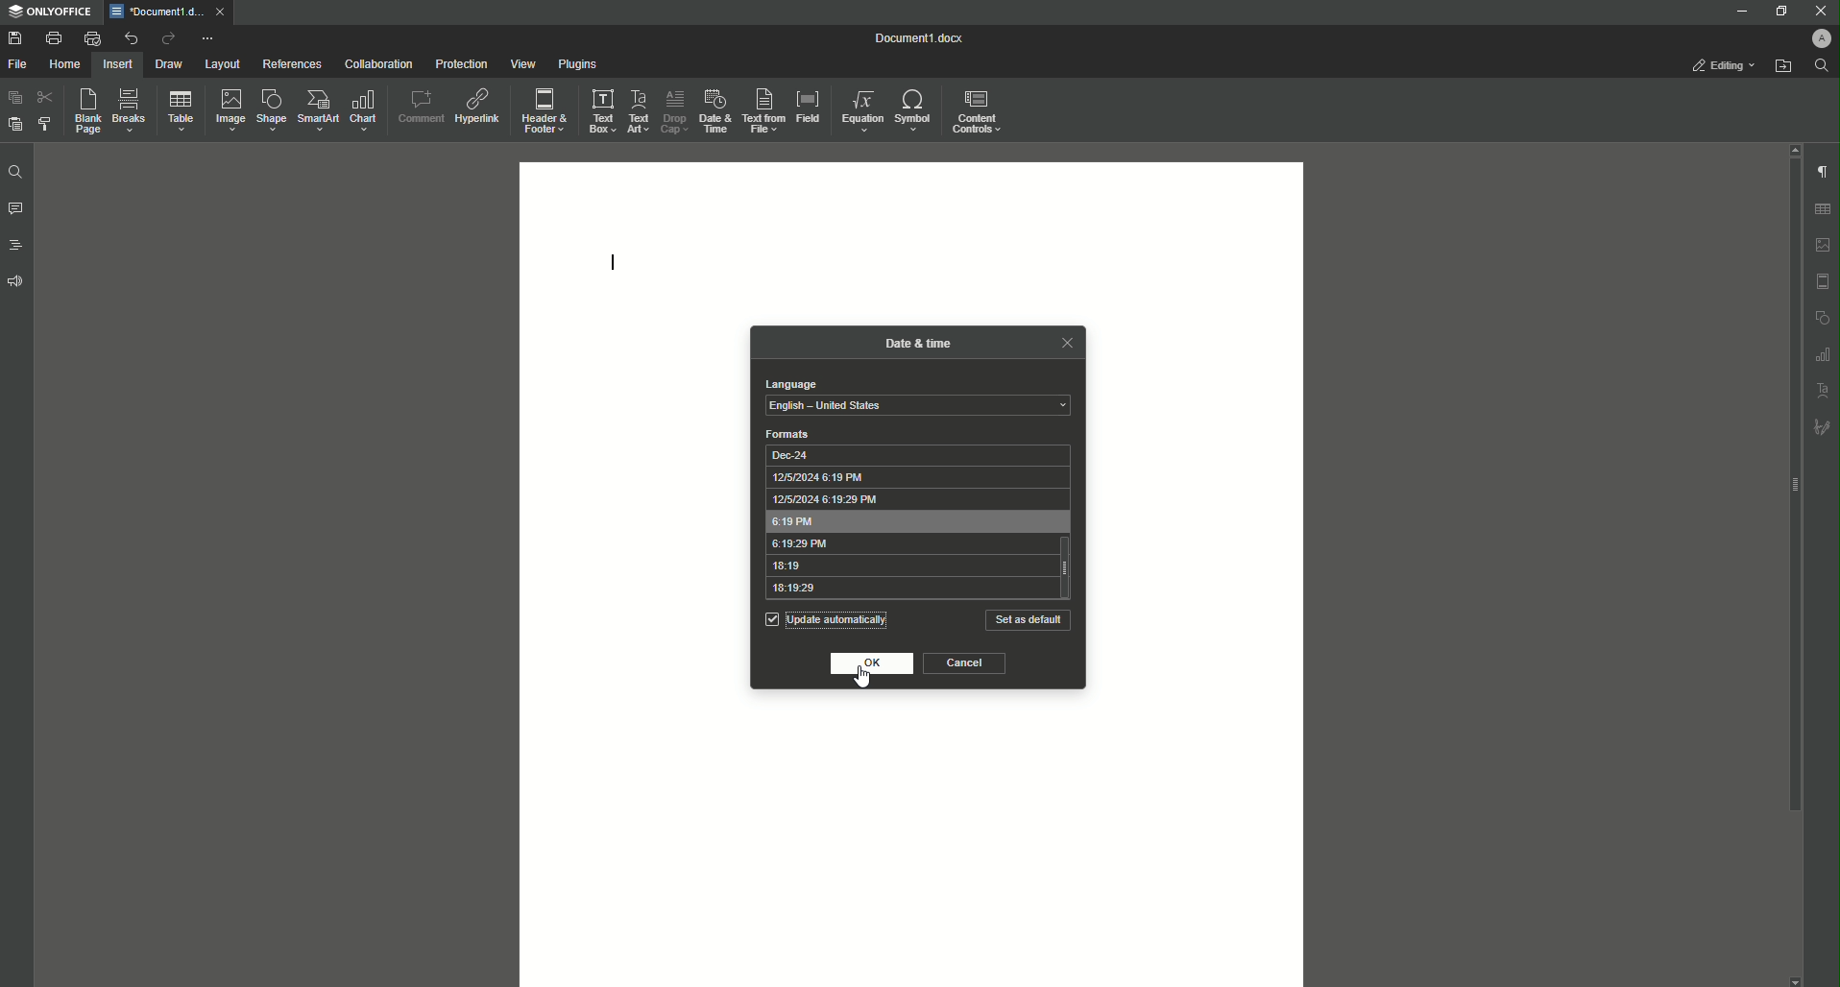 This screenshot has height=987, width=1840. Describe the element at coordinates (14, 244) in the screenshot. I see `Headings` at that location.